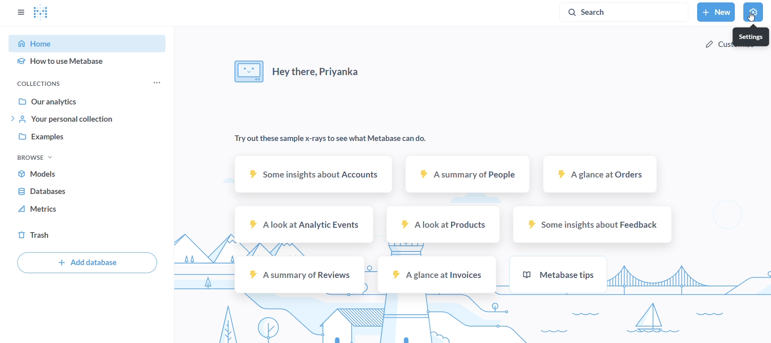 The width and height of the screenshot is (771, 343). What do you see at coordinates (87, 192) in the screenshot?
I see `databse` at bounding box center [87, 192].